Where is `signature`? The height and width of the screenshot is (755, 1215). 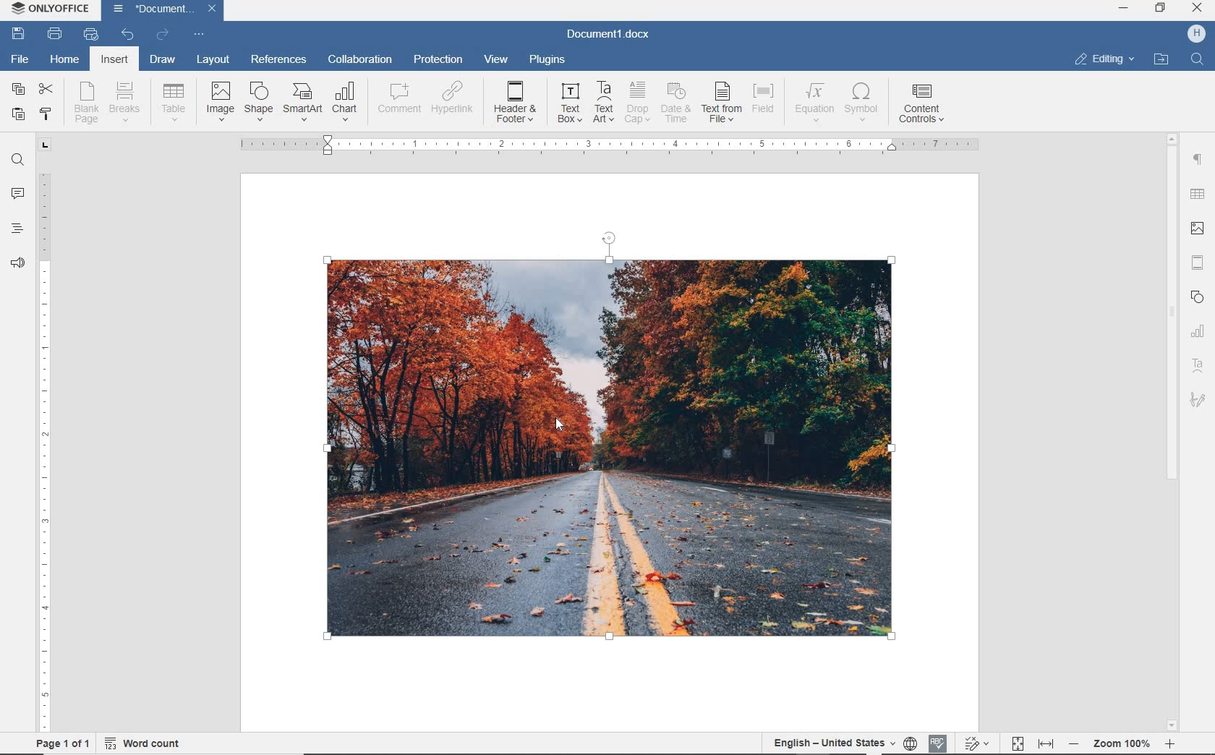 signature is located at coordinates (1201, 401).